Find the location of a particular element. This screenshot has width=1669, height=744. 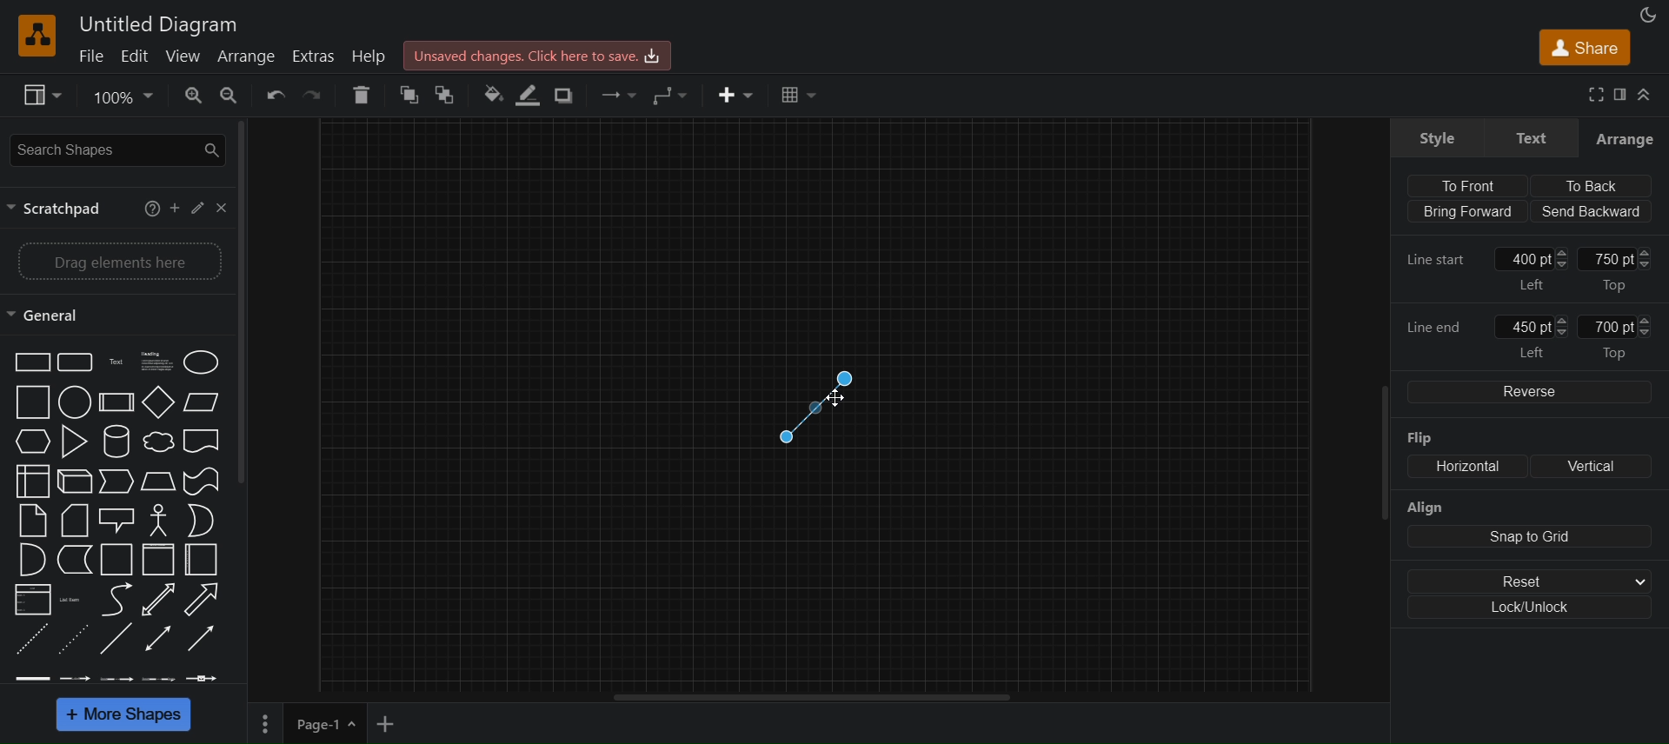

700 pt top is located at coordinates (1627, 336).